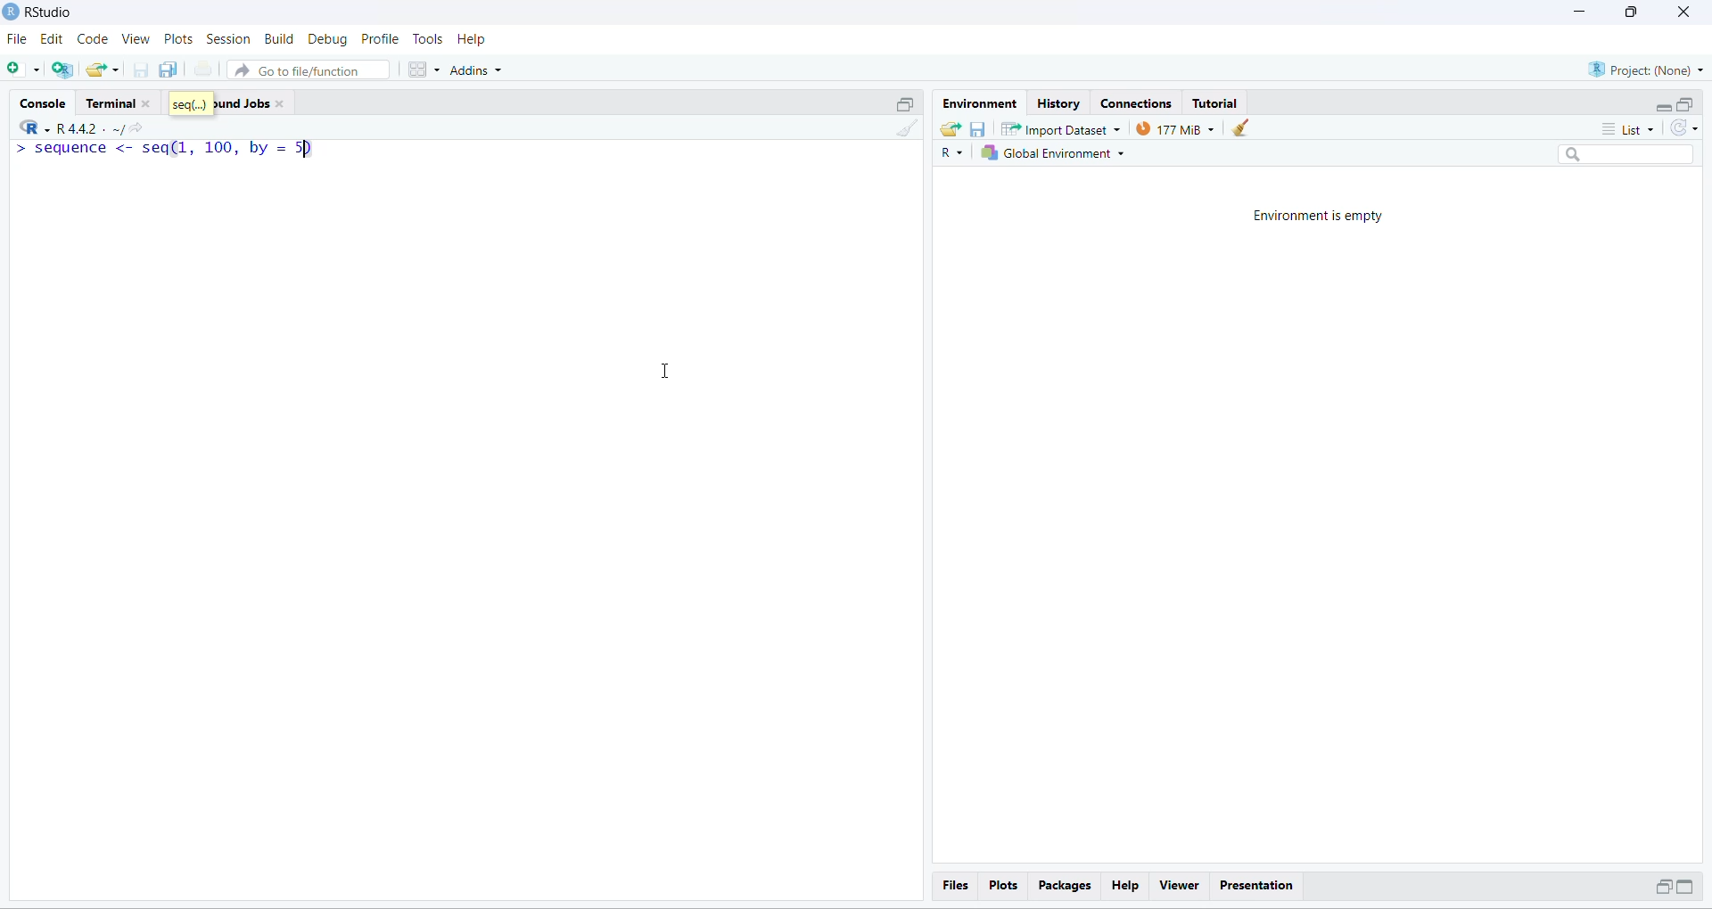 The width and height of the screenshot is (1712, 909). What do you see at coordinates (1216, 104) in the screenshot?
I see `tutorial` at bounding box center [1216, 104].